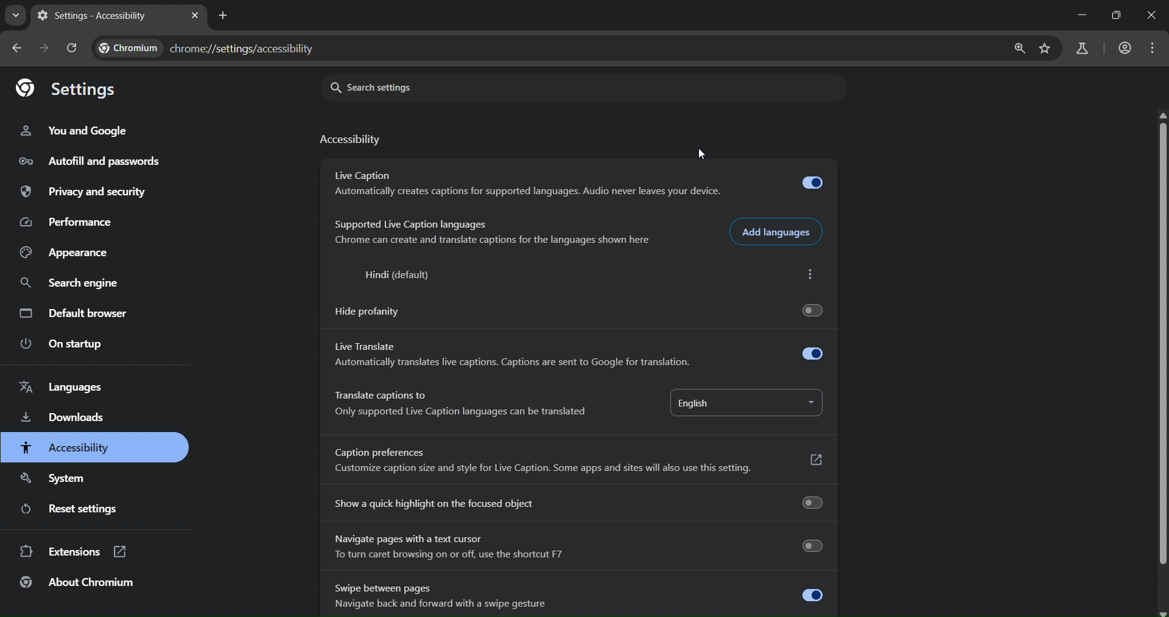  What do you see at coordinates (73, 47) in the screenshot?
I see `reload page` at bounding box center [73, 47].